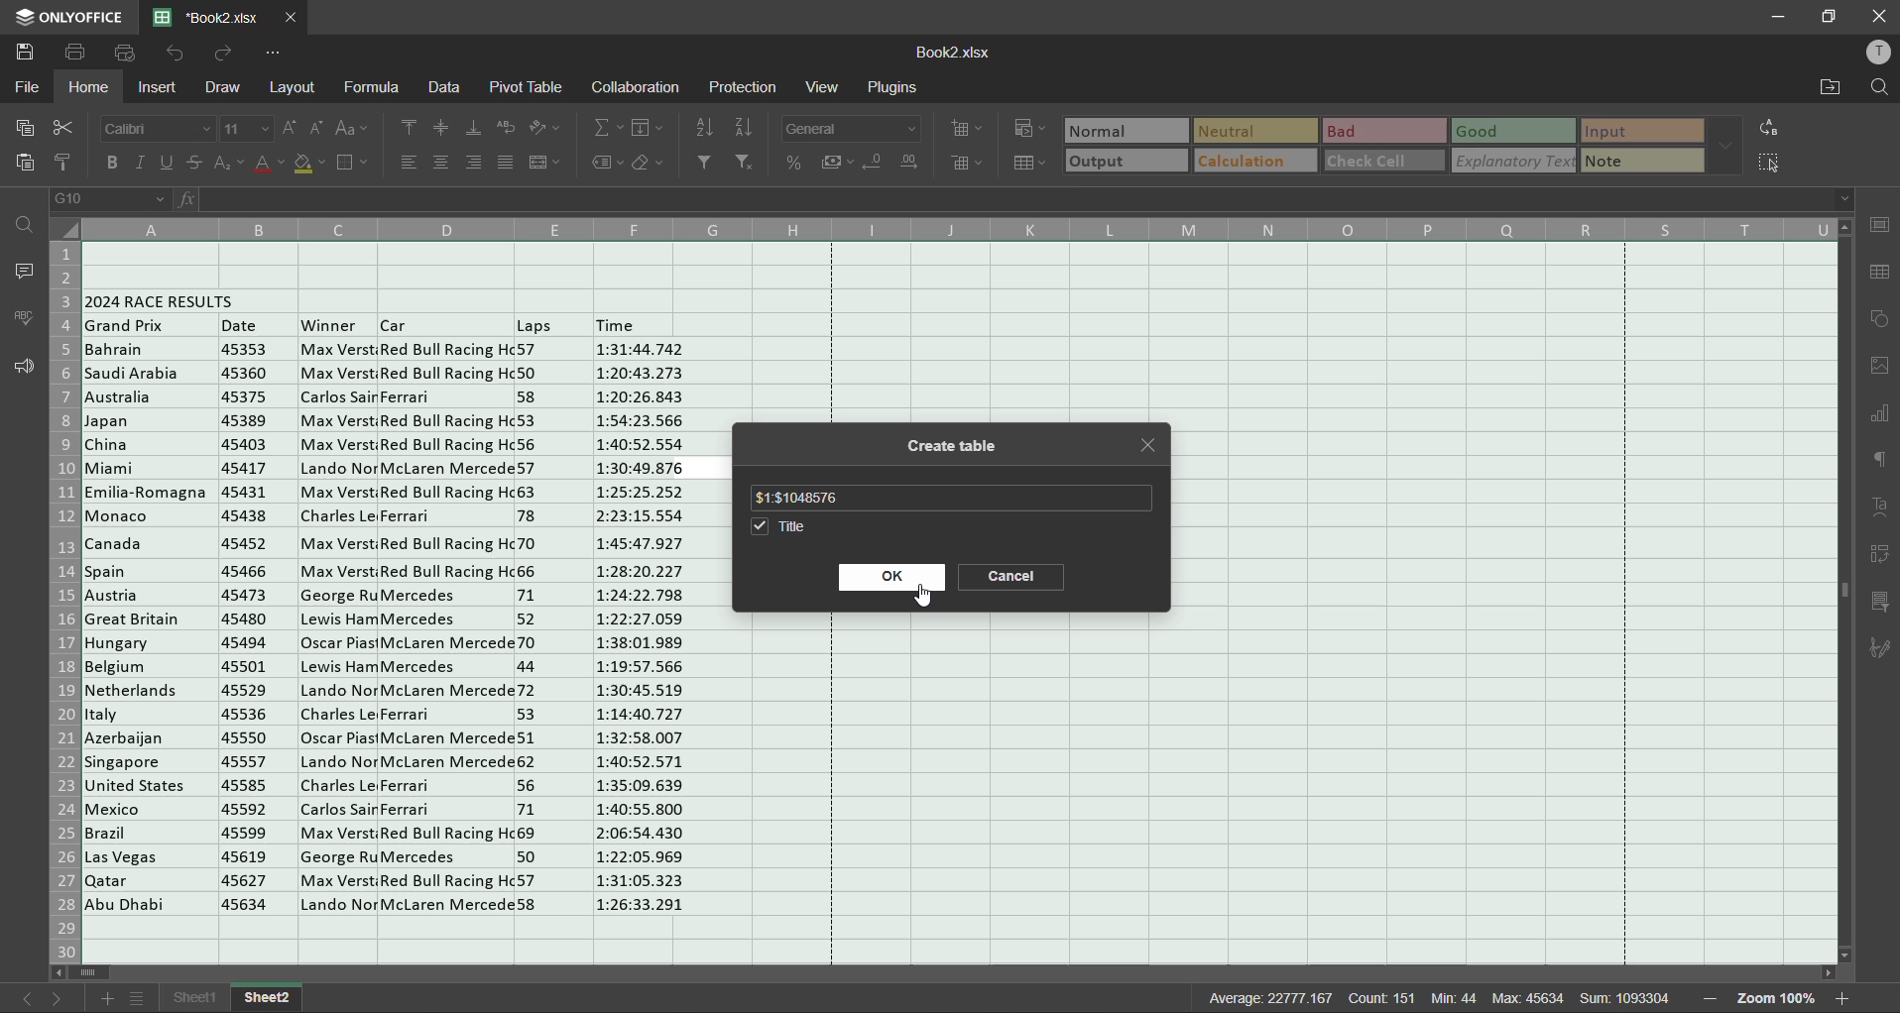 This screenshot has width=1900, height=1013. I want to click on calculation, so click(1255, 163).